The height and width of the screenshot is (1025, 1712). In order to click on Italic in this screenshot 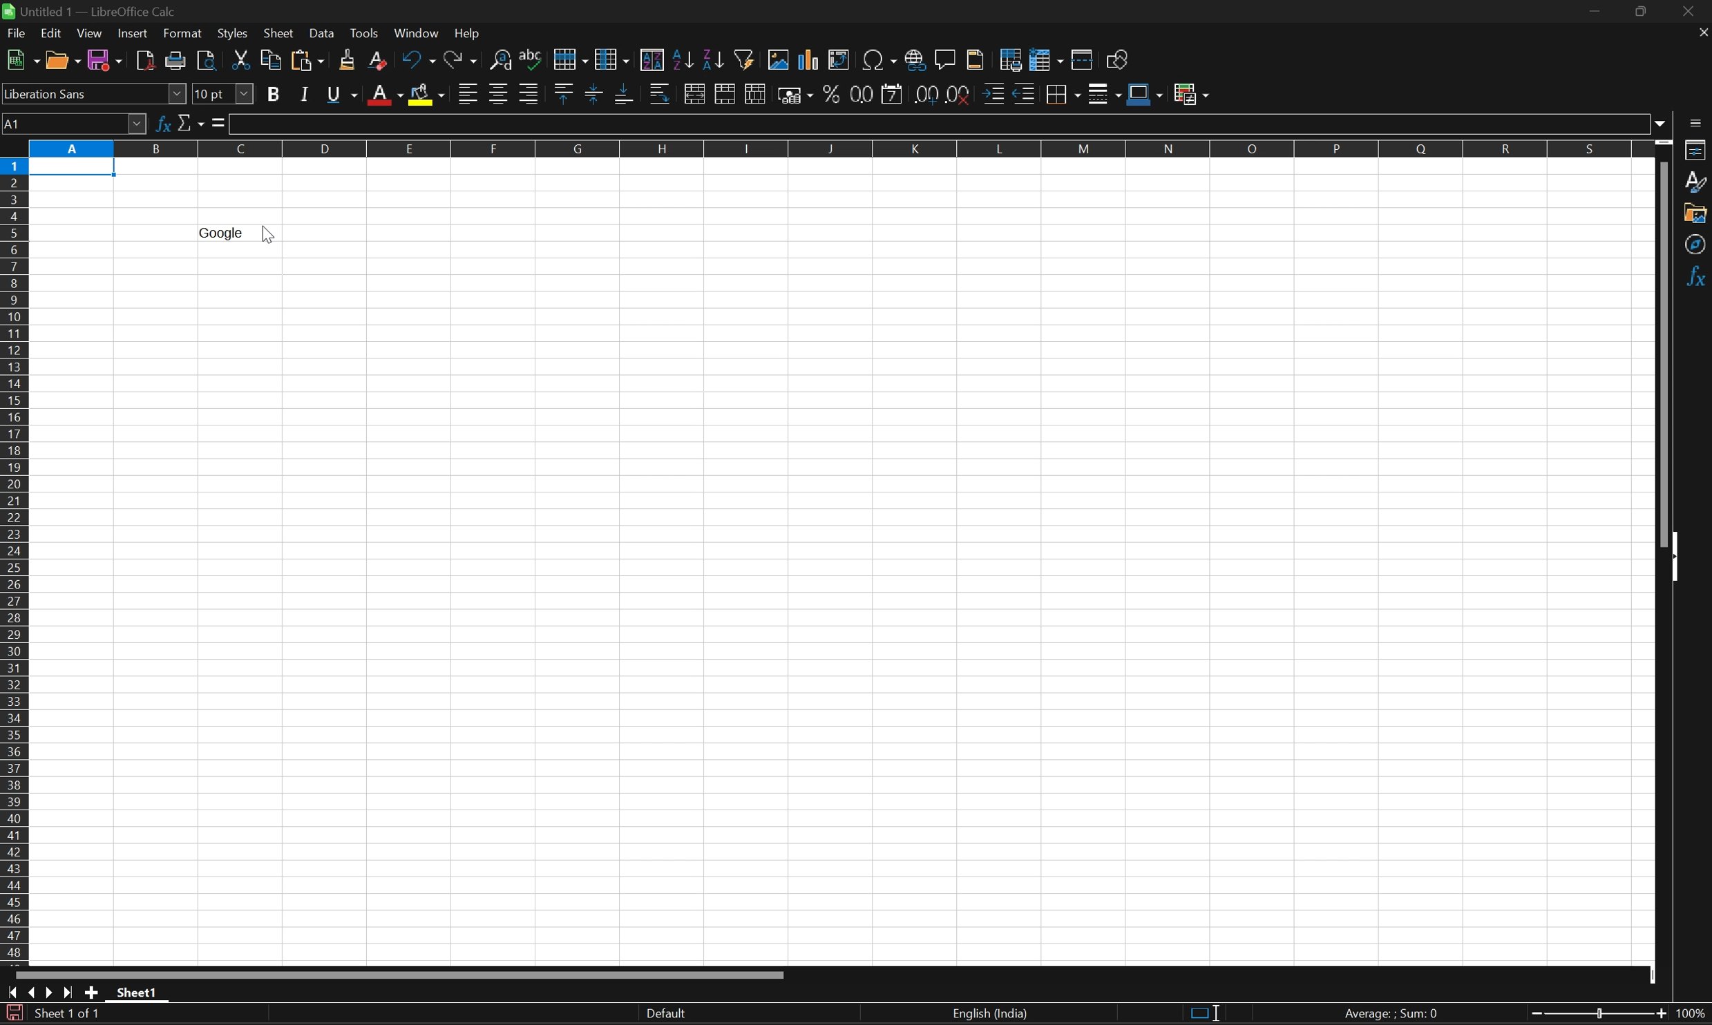, I will do `click(307, 95)`.